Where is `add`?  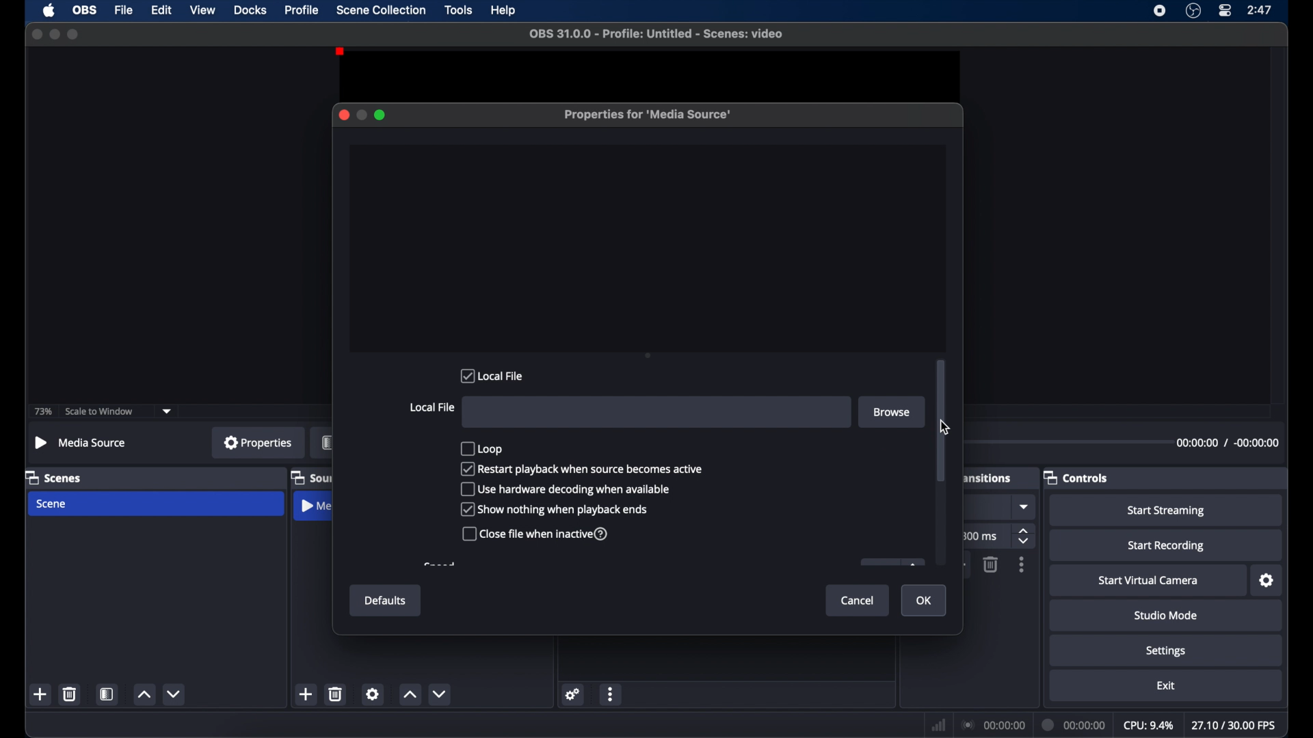
add is located at coordinates (40, 694).